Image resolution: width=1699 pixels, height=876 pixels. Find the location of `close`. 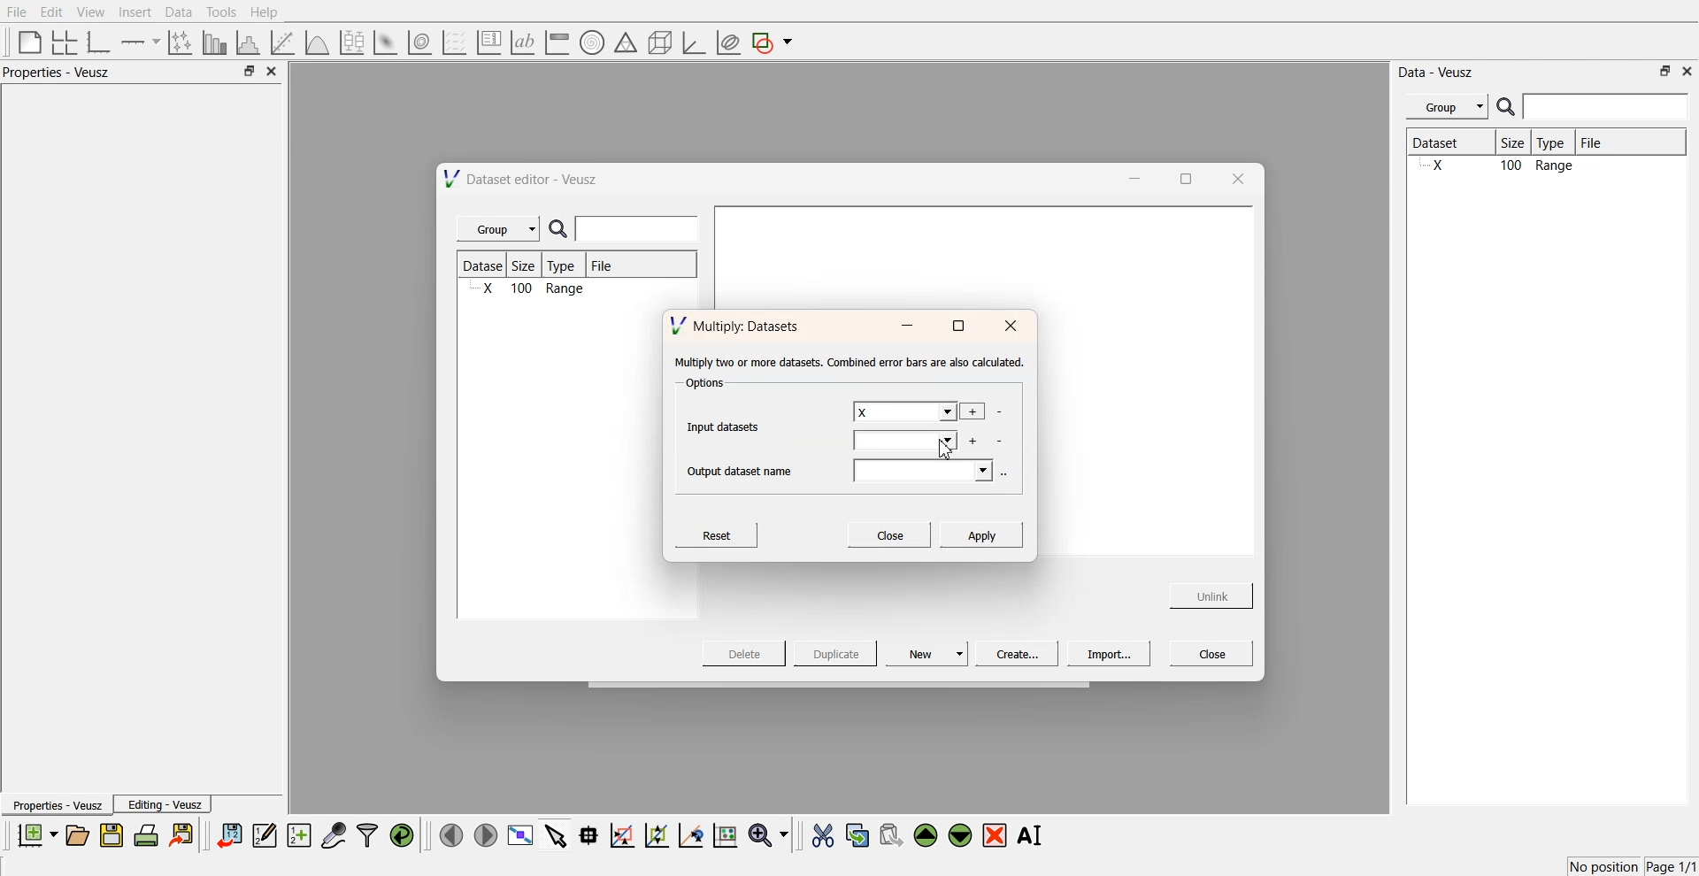

close is located at coordinates (1687, 70).